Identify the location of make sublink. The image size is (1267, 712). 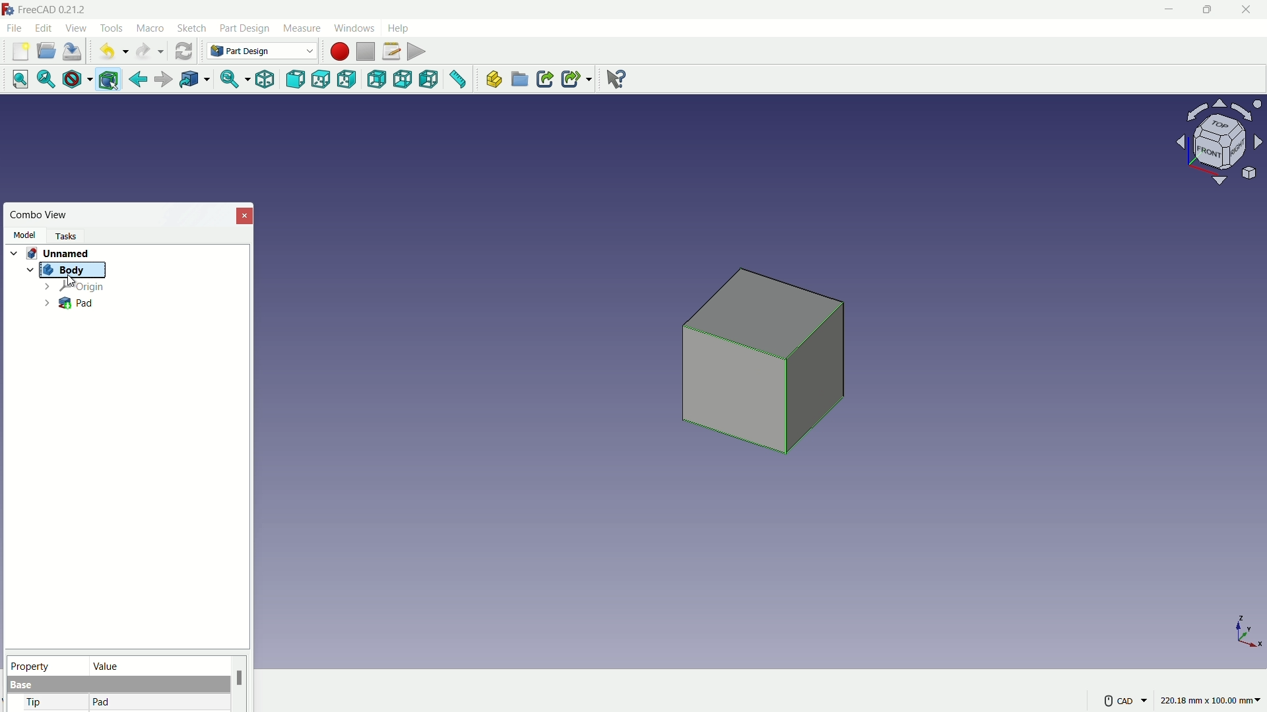
(577, 79).